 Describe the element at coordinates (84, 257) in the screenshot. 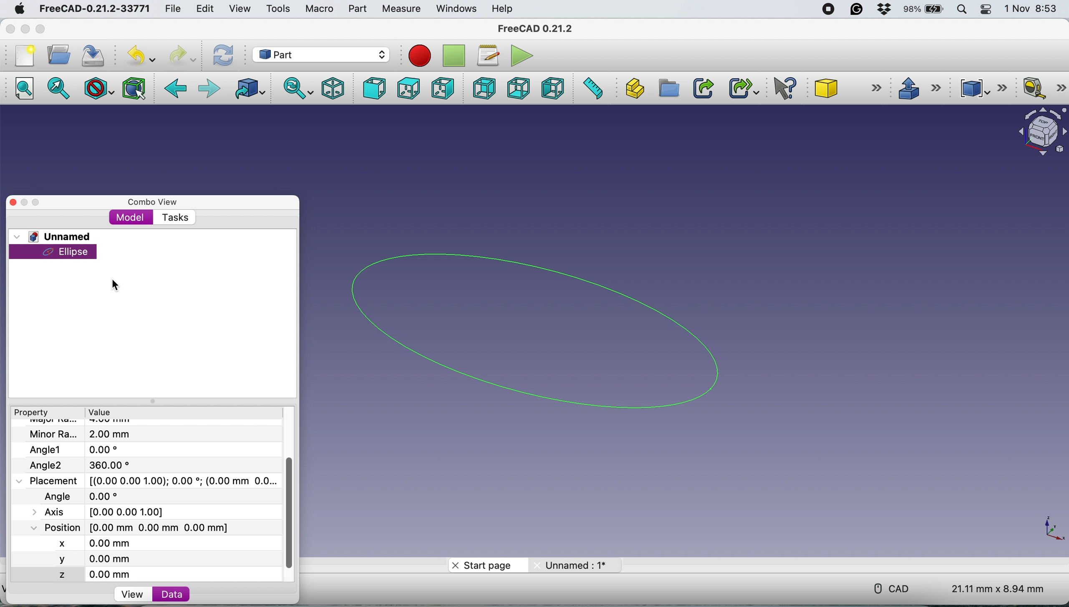

I see `cursor` at that location.